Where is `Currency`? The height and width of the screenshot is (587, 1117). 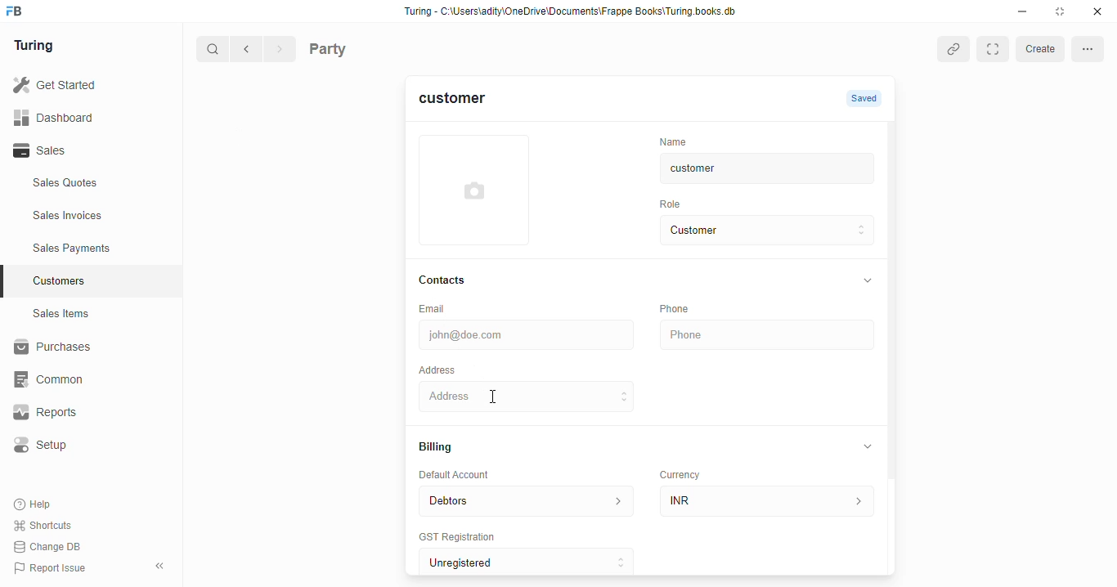 Currency is located at coordinates (679, 475).